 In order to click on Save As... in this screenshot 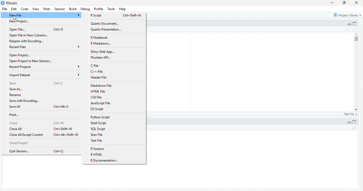, I will do `click(17, 89)`.